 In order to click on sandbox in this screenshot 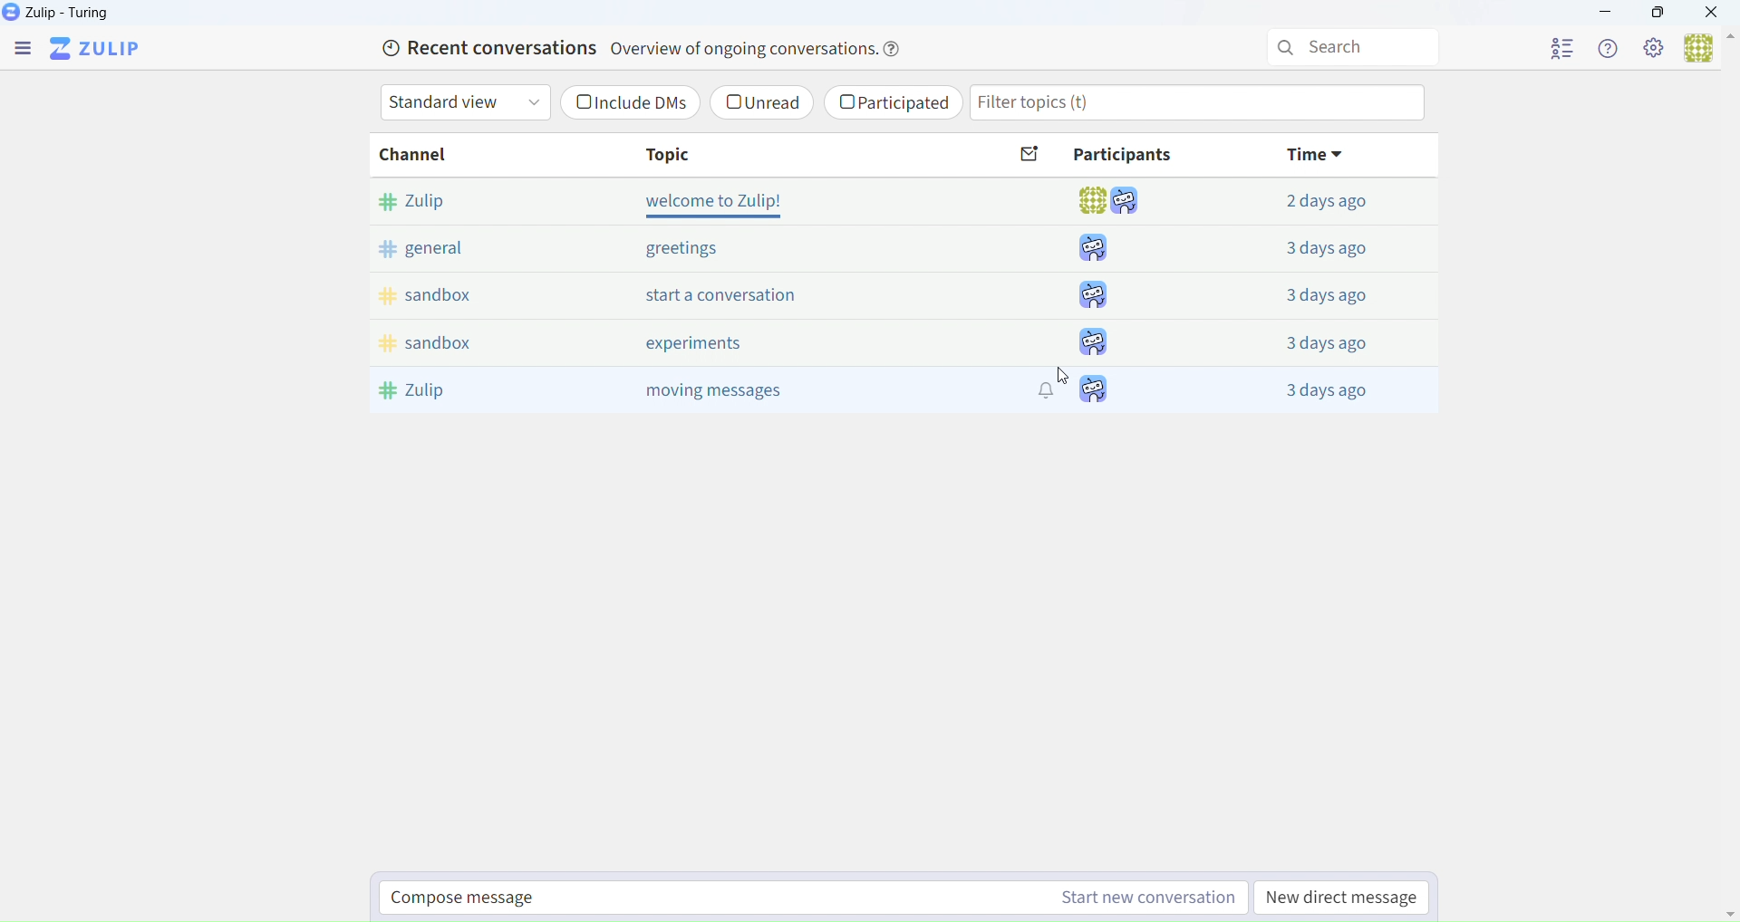, I will do `click(439, 293)`.